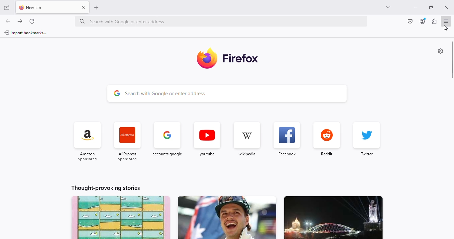 The image size is (454, 239). I want to click on view recent browsing across windows and devices, so click(7, 7).